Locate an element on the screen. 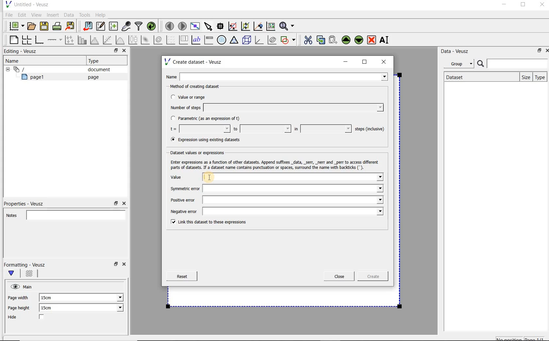 Image resolution: width=549 pixels, height=341 pixels. click to recenter graph axes is located at coordinates (258, 26).